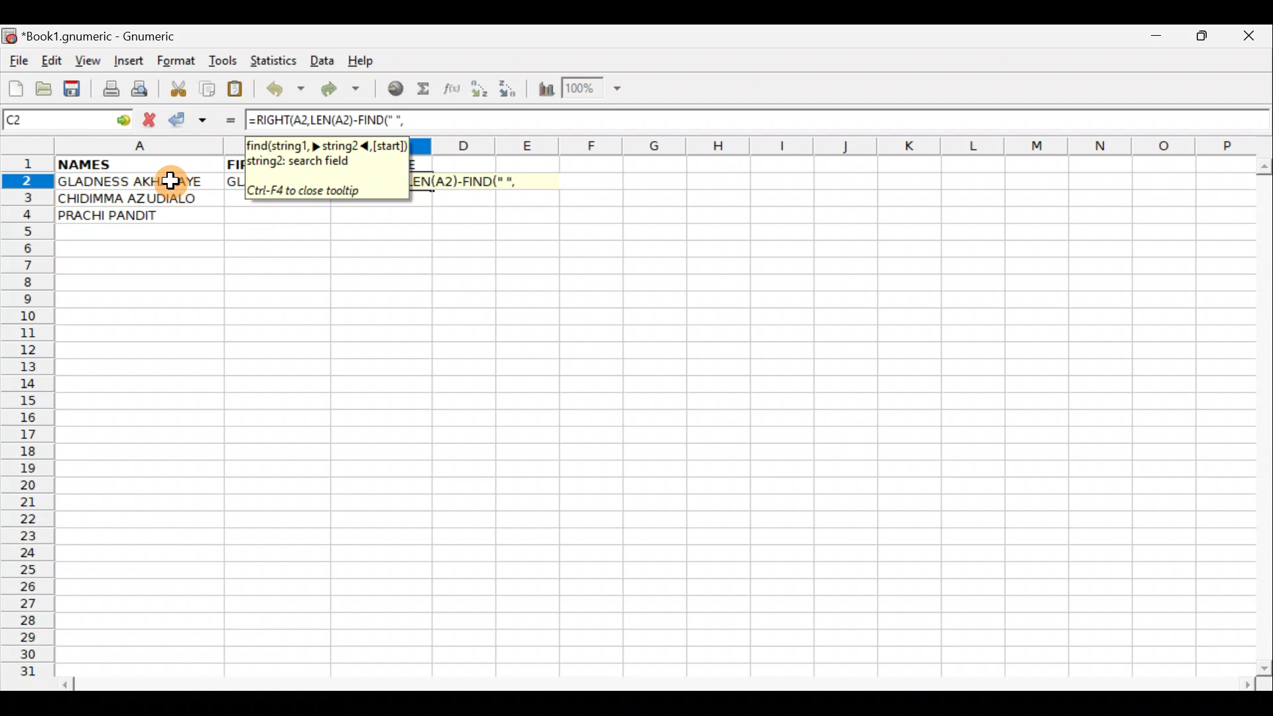  Describe the element at coordinates (131, 197) in the screenshot. I see `CHIDIMMA AZUDIALO` at that location.